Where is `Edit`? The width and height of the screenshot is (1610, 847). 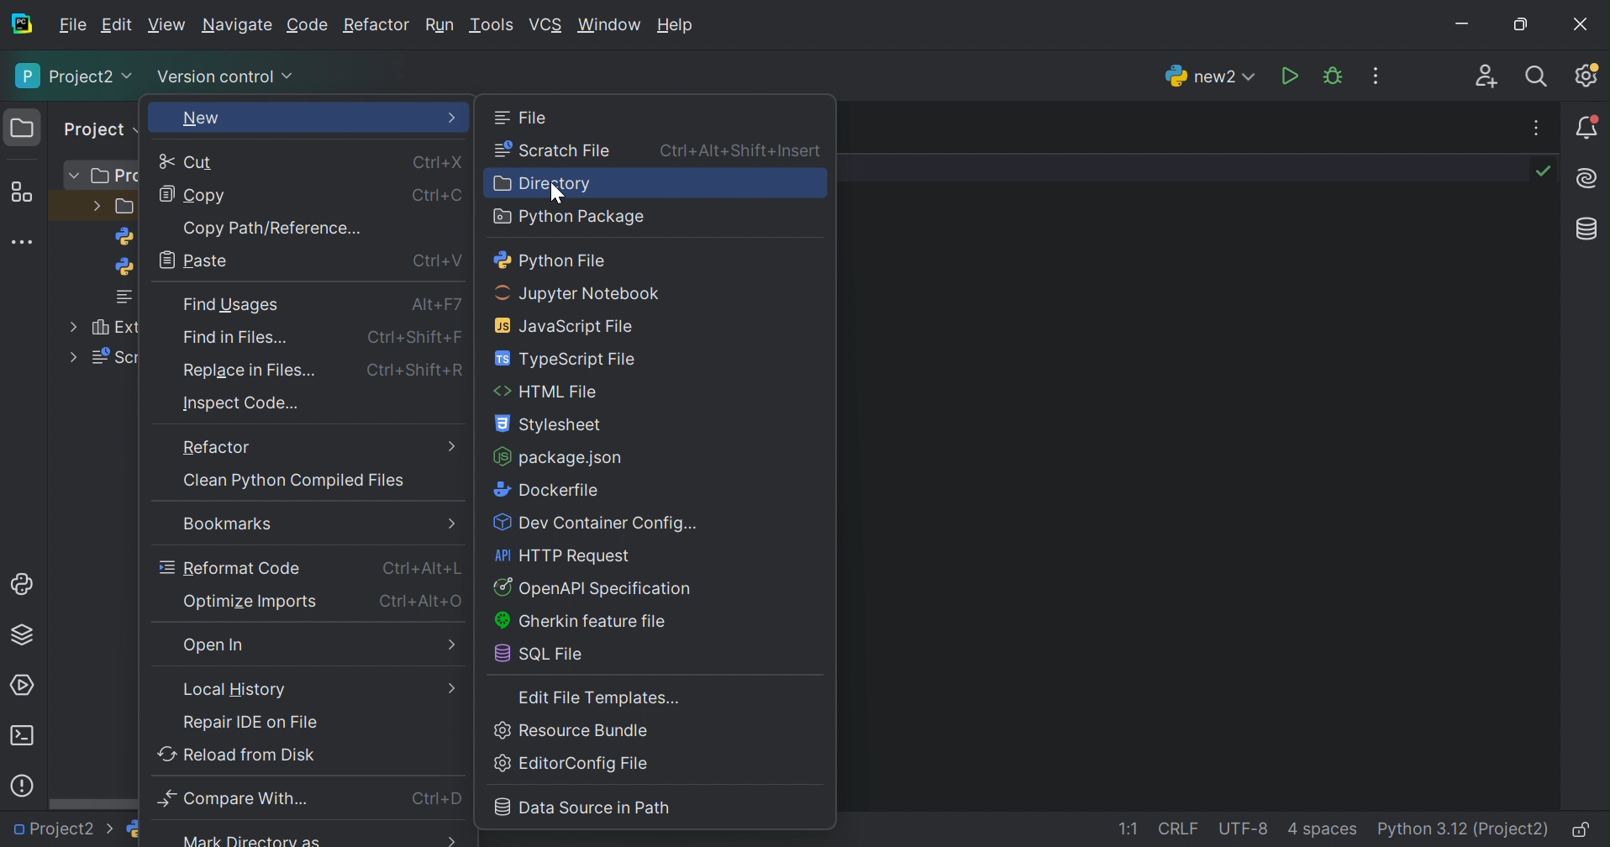 Edit is located at coordinates (117, 25).